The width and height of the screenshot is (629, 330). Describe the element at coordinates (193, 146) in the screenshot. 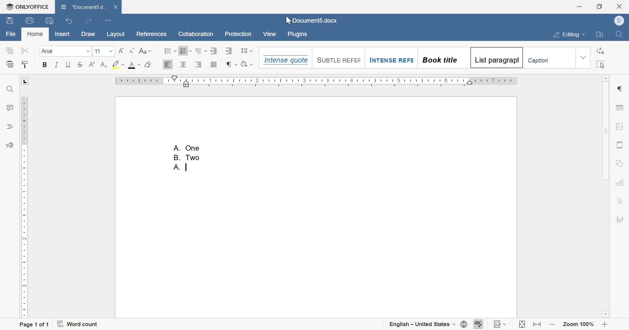

I see `cut` at that location.